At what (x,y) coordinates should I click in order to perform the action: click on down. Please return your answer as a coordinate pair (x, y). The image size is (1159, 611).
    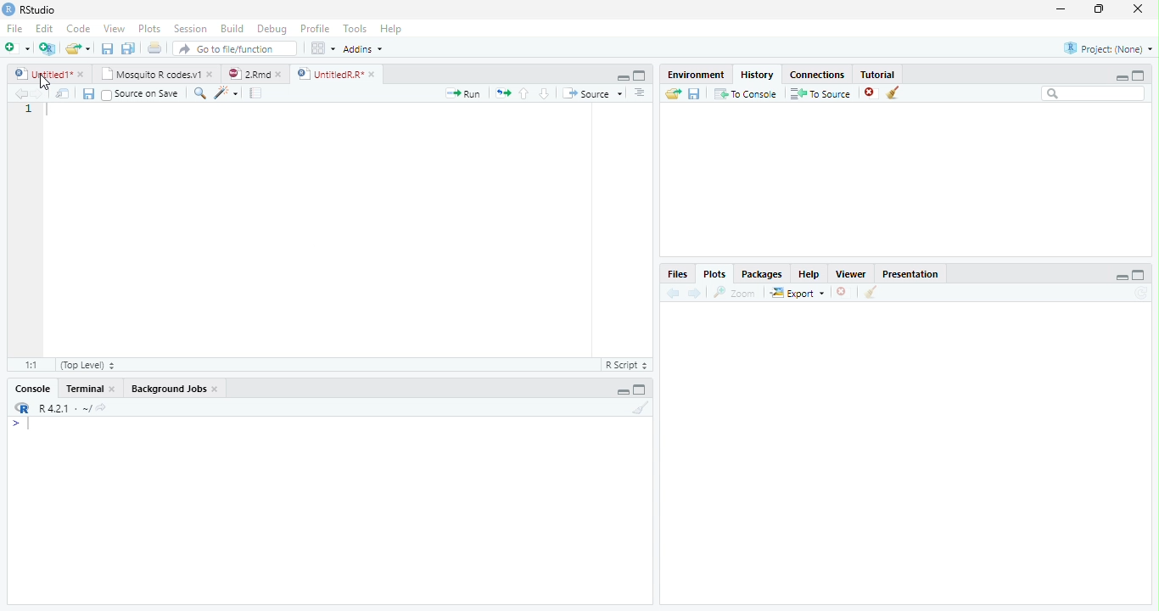
    Looking at the image, I should click on (544, 93).